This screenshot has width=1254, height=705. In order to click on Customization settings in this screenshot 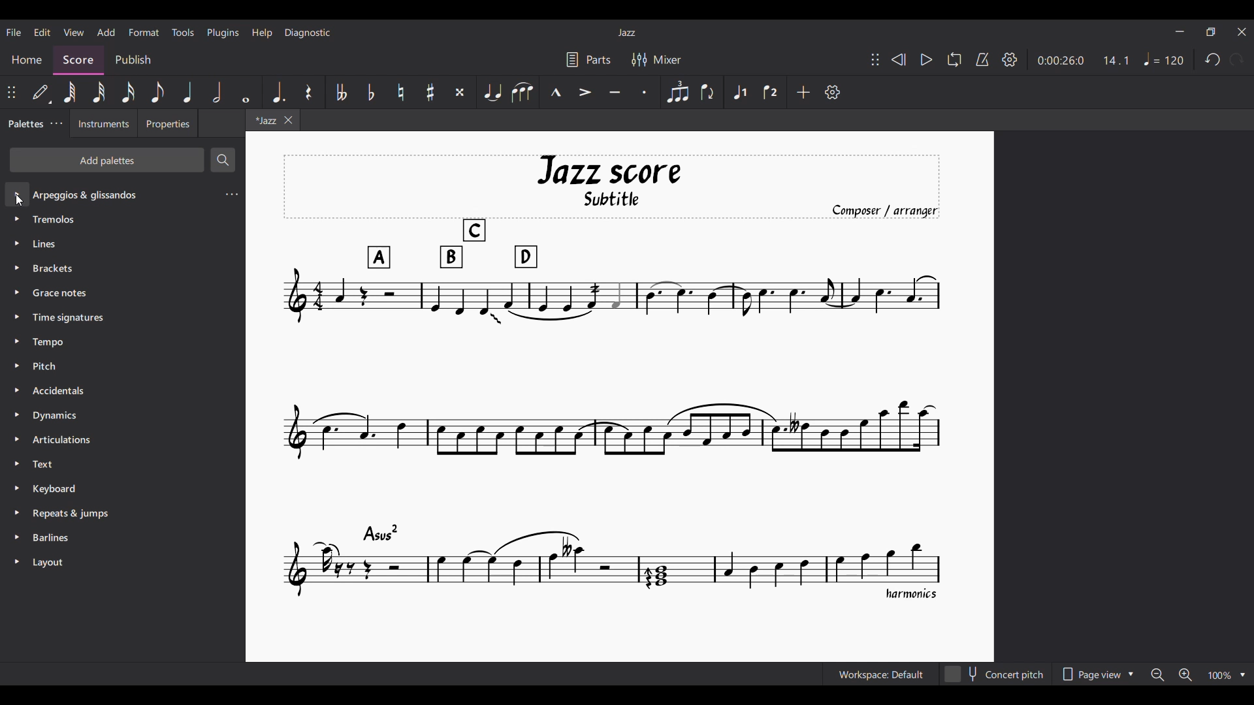, I will do `click(833, 92)`.